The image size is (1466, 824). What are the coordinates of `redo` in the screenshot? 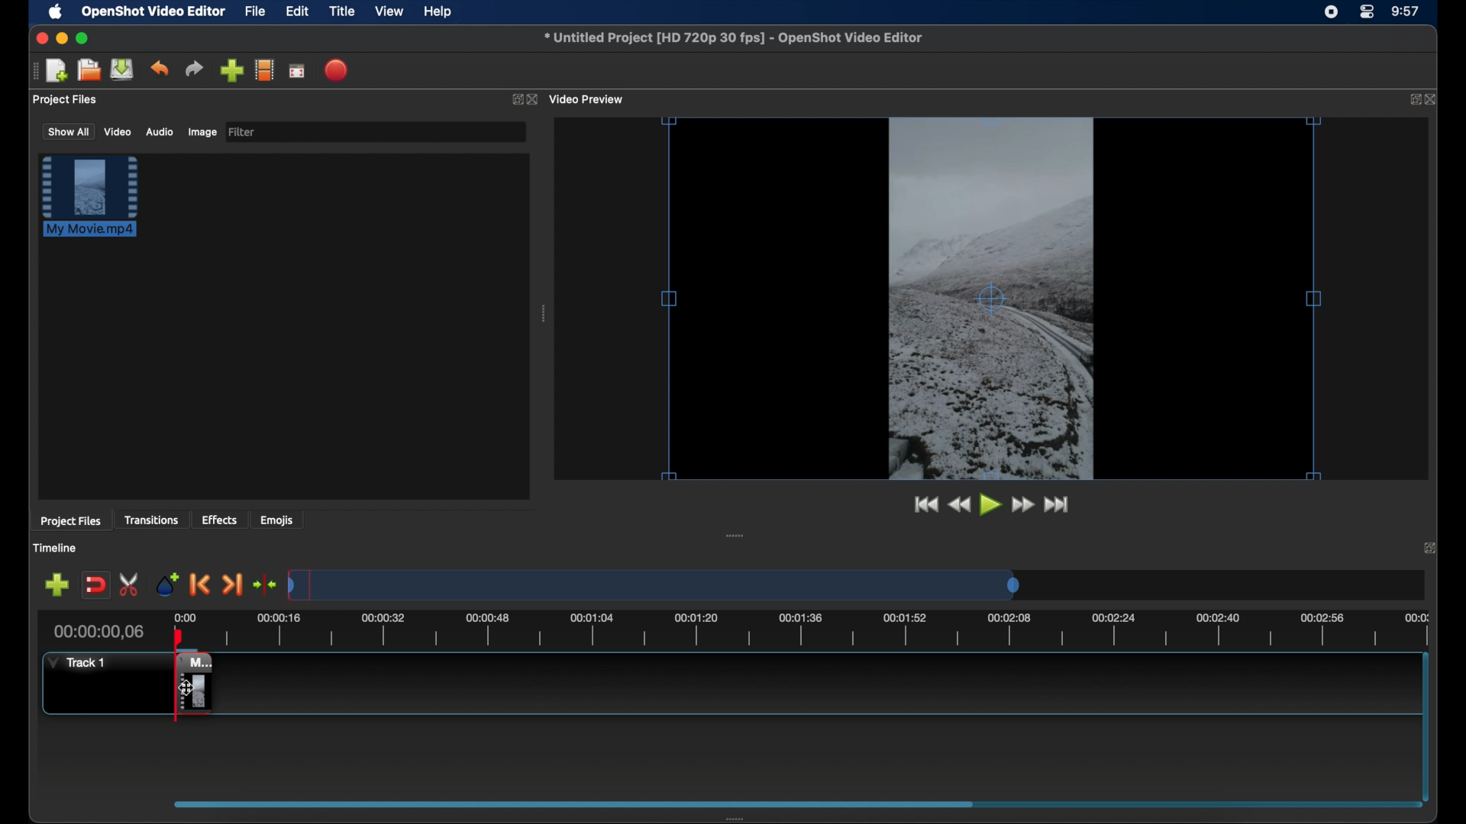 It's located at (194, 69).